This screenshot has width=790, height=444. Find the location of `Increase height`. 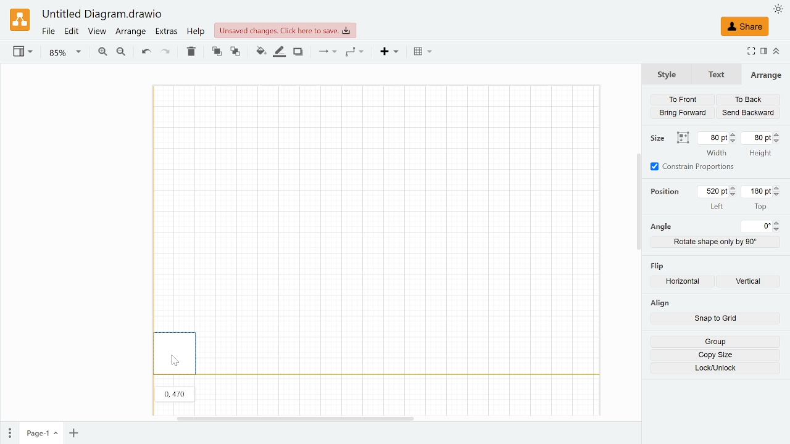

Increase height is located at coordinates (779, 134).